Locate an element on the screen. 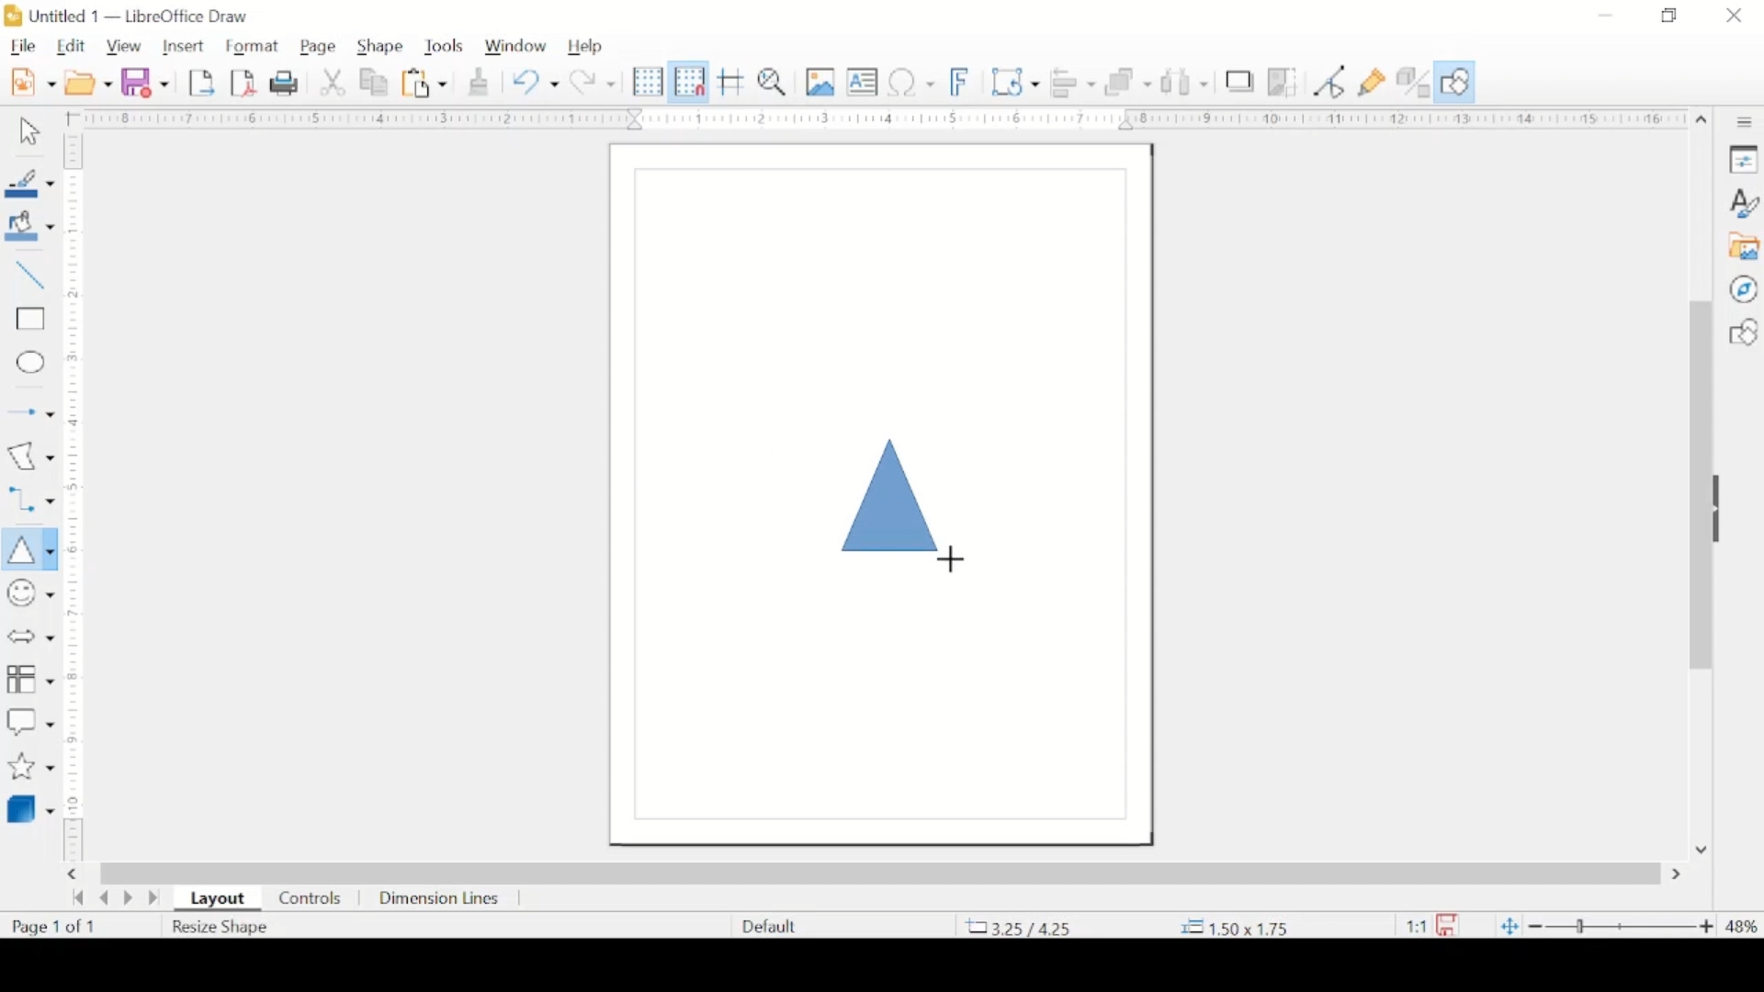 This screenshot has width=1764, height=992. helplines while moving is located at coordinates (732, 82).